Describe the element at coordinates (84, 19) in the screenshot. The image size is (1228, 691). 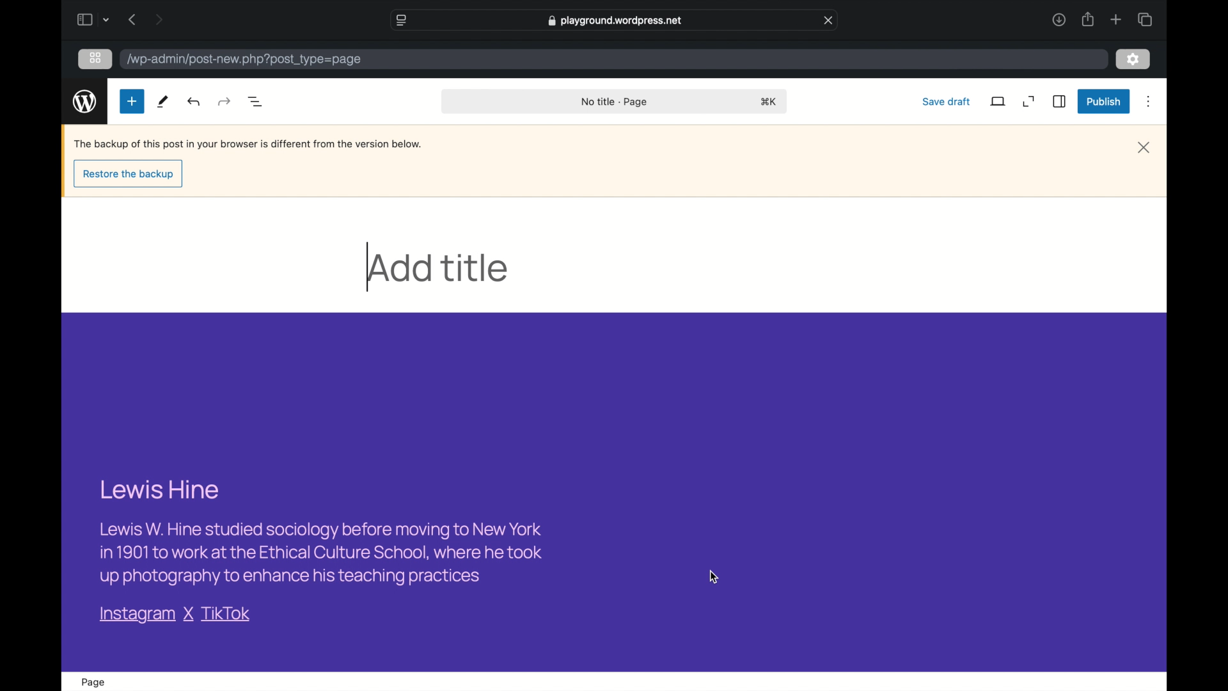
I see `sidebar` at that location.